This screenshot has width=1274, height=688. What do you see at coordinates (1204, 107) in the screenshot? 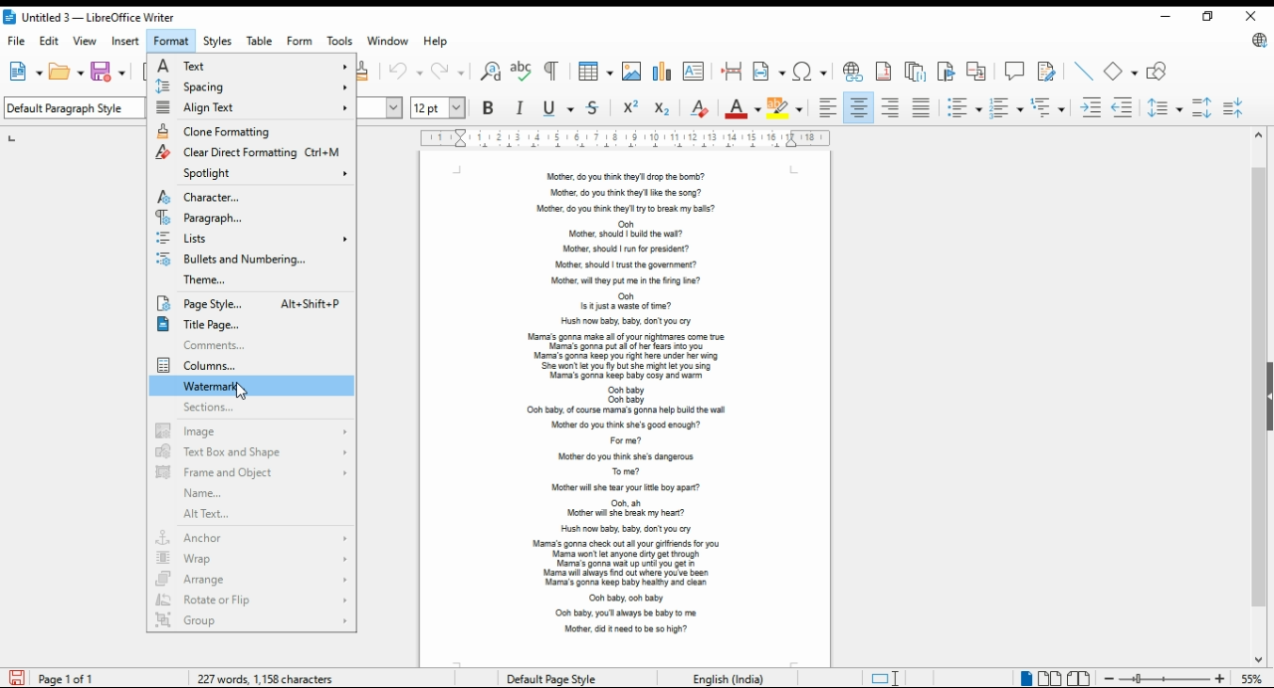
I see `increase paragraph spacing` at bounding box center [1204, 107].